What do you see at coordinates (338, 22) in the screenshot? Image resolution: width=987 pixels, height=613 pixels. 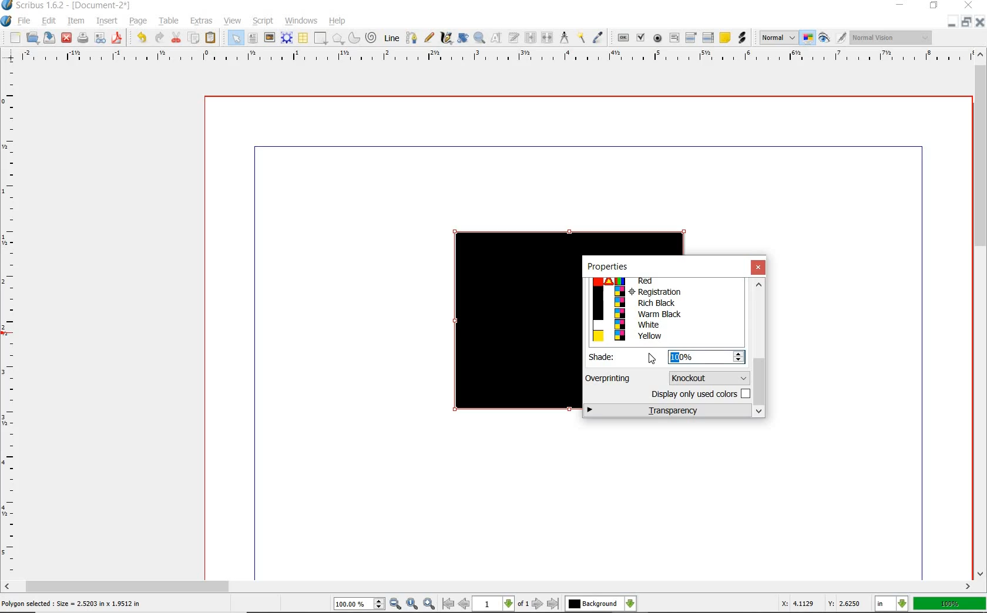 I see `help` at bounding box center [338, 22].